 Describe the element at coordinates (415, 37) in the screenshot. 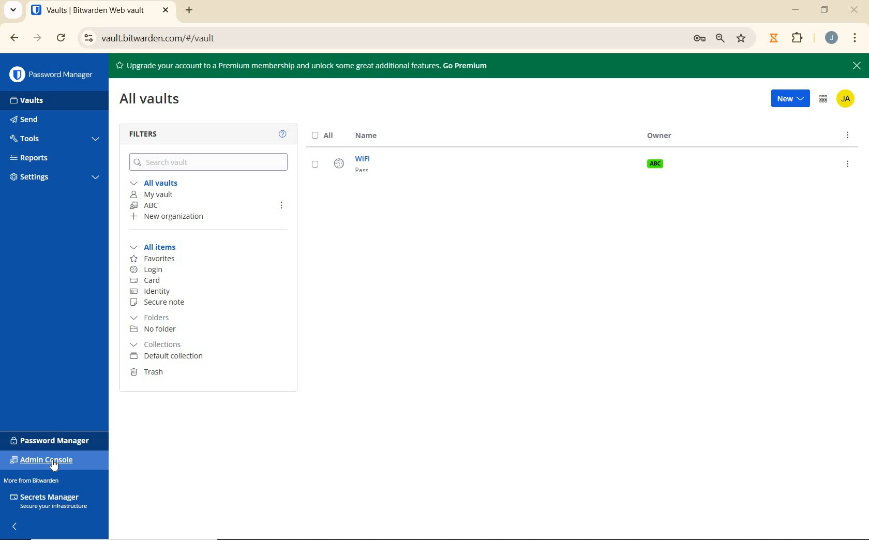

I see `ADDRESS BAR` at that location.